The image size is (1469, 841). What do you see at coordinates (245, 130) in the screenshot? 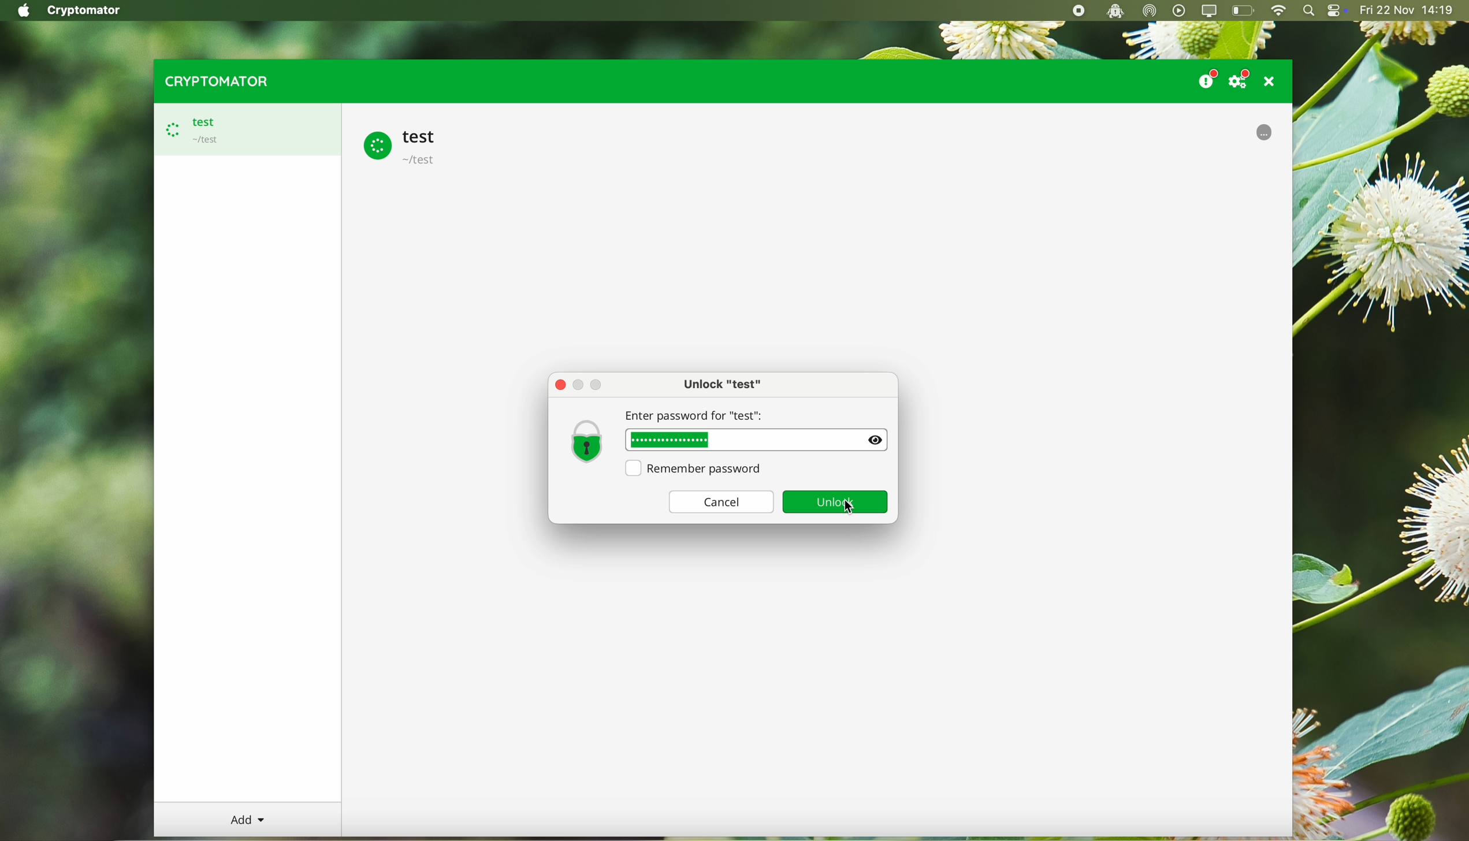
I see `test` at bounding box center [245, 130].